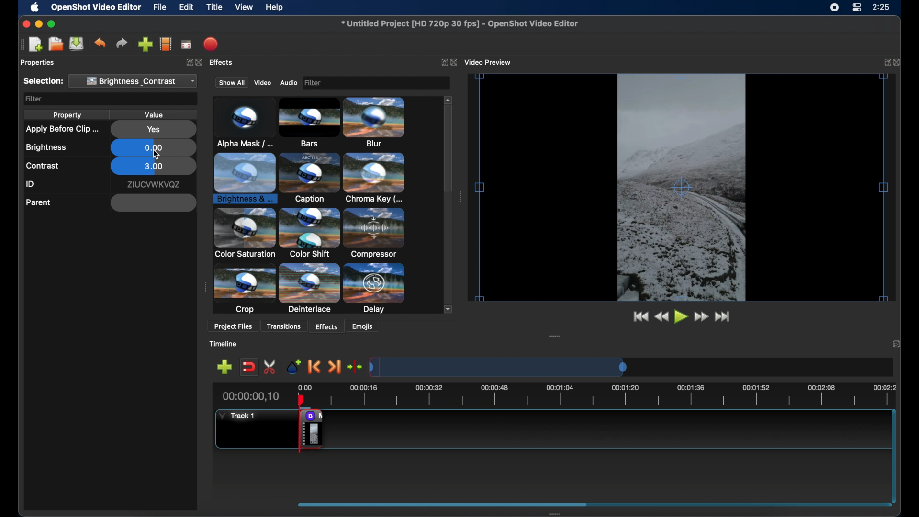  What do you see at coordinates (441, 62) in the screenshot?
I see `expand` at bounding box center [441, 62].